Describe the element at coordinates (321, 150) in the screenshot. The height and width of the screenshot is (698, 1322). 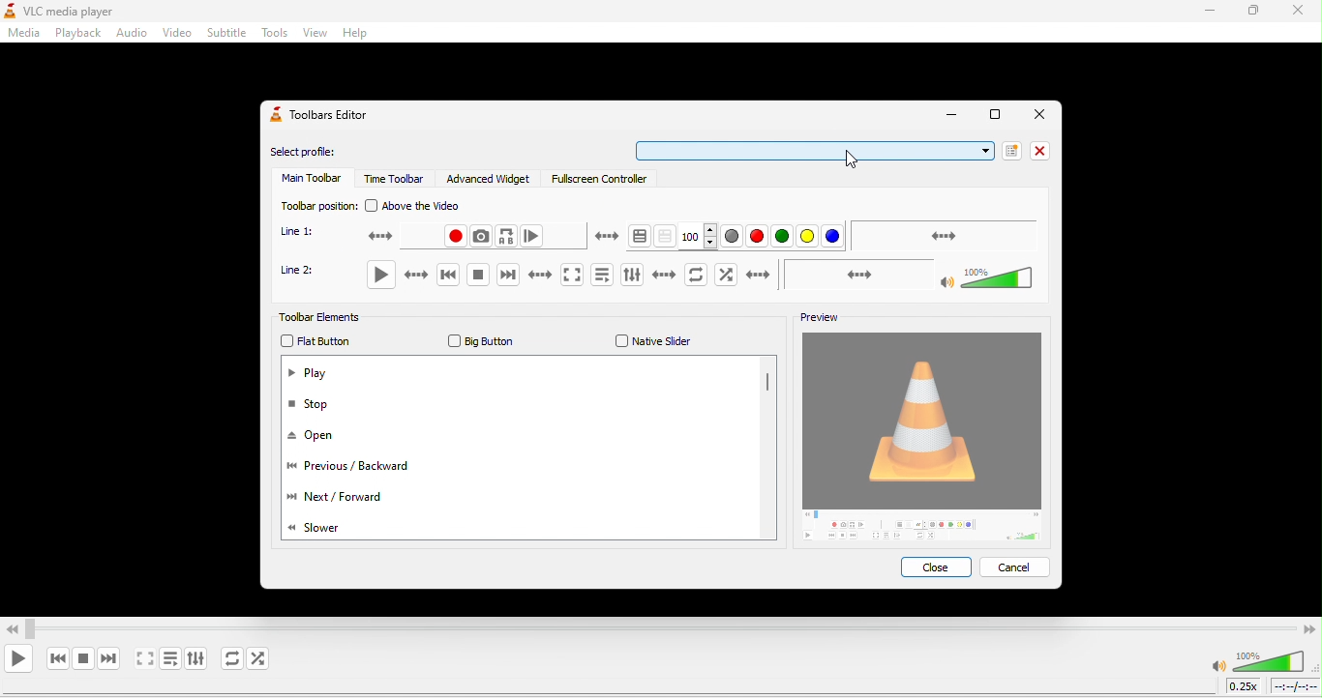
I see `select profile` at that location.